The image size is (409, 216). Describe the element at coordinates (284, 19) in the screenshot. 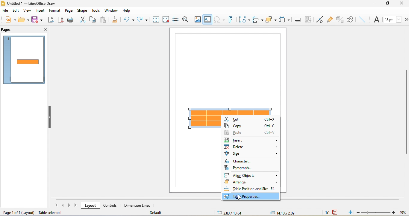

I see `select at least three object to distribute` at that location.